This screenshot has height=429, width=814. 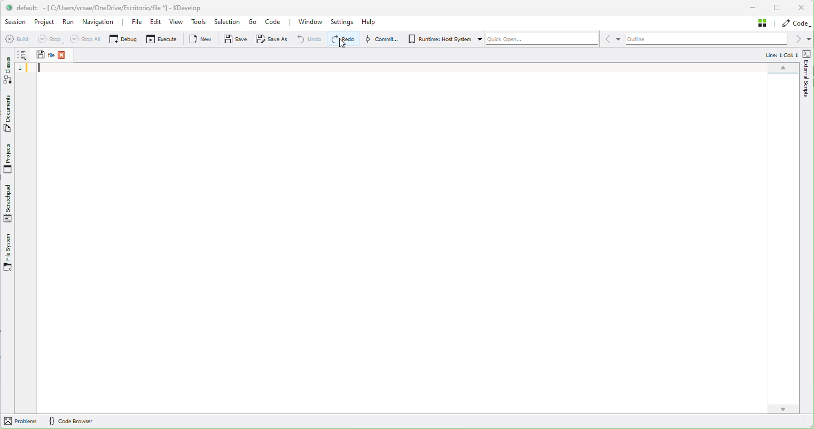 I want to click on Redo, so click(x=343, y=41).